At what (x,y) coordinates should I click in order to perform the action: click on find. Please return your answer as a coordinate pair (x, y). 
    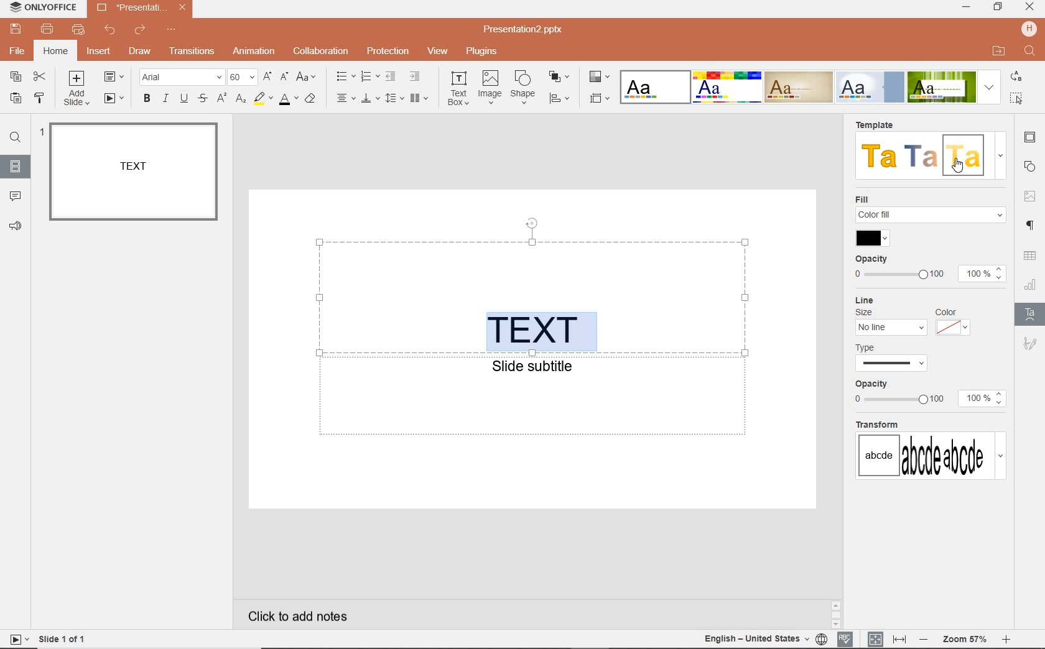
    Looking at the image, I should click on (1031, 52).